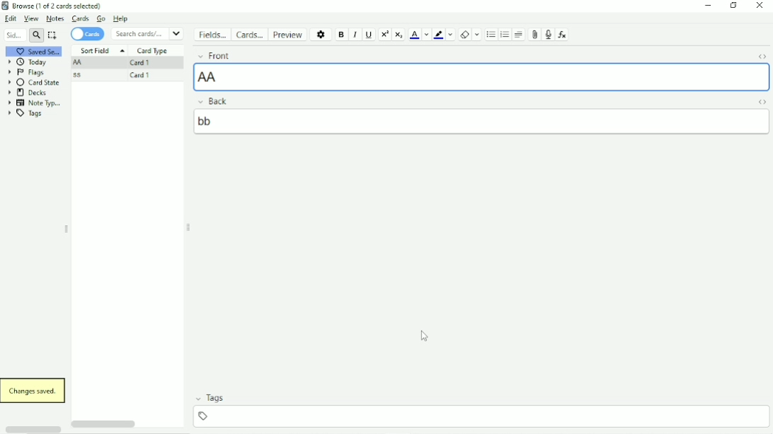  Describe the element at coordinates (40, 51) in the screenshot. I see `Saved Search` at that location.